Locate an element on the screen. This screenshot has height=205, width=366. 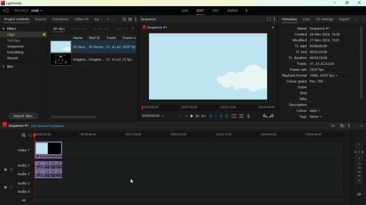
timeline is located at coordinates (190, 135).